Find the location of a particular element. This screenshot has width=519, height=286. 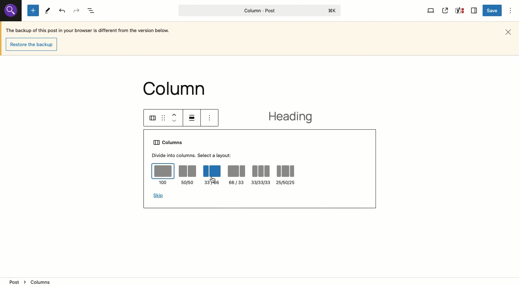

Restore the backup is located at coordinates (33, 45).